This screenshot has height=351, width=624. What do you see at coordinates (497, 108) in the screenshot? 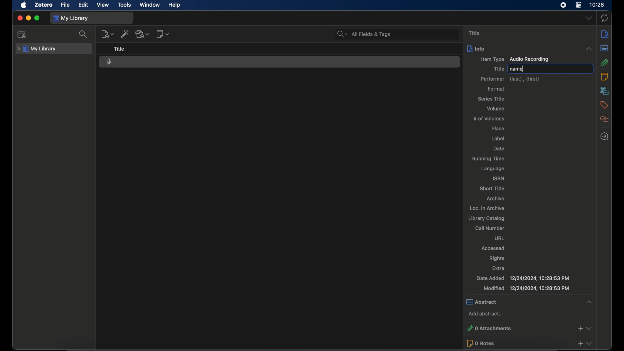
I see `volume` at bounding box center [497, 108].